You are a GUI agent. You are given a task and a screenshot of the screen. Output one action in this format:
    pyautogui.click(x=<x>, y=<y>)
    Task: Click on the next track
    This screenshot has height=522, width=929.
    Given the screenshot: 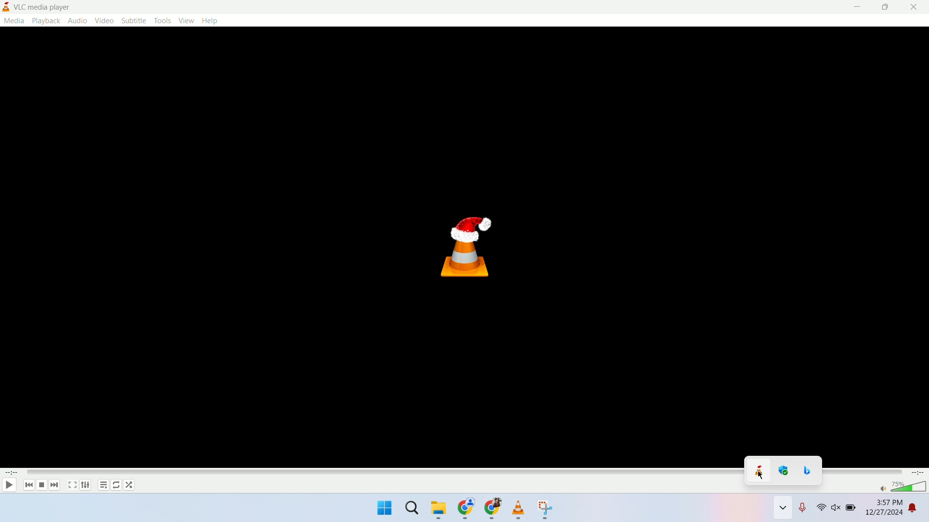 What is the action you would take?
    pyautogui.click(x=55, y=485)
    